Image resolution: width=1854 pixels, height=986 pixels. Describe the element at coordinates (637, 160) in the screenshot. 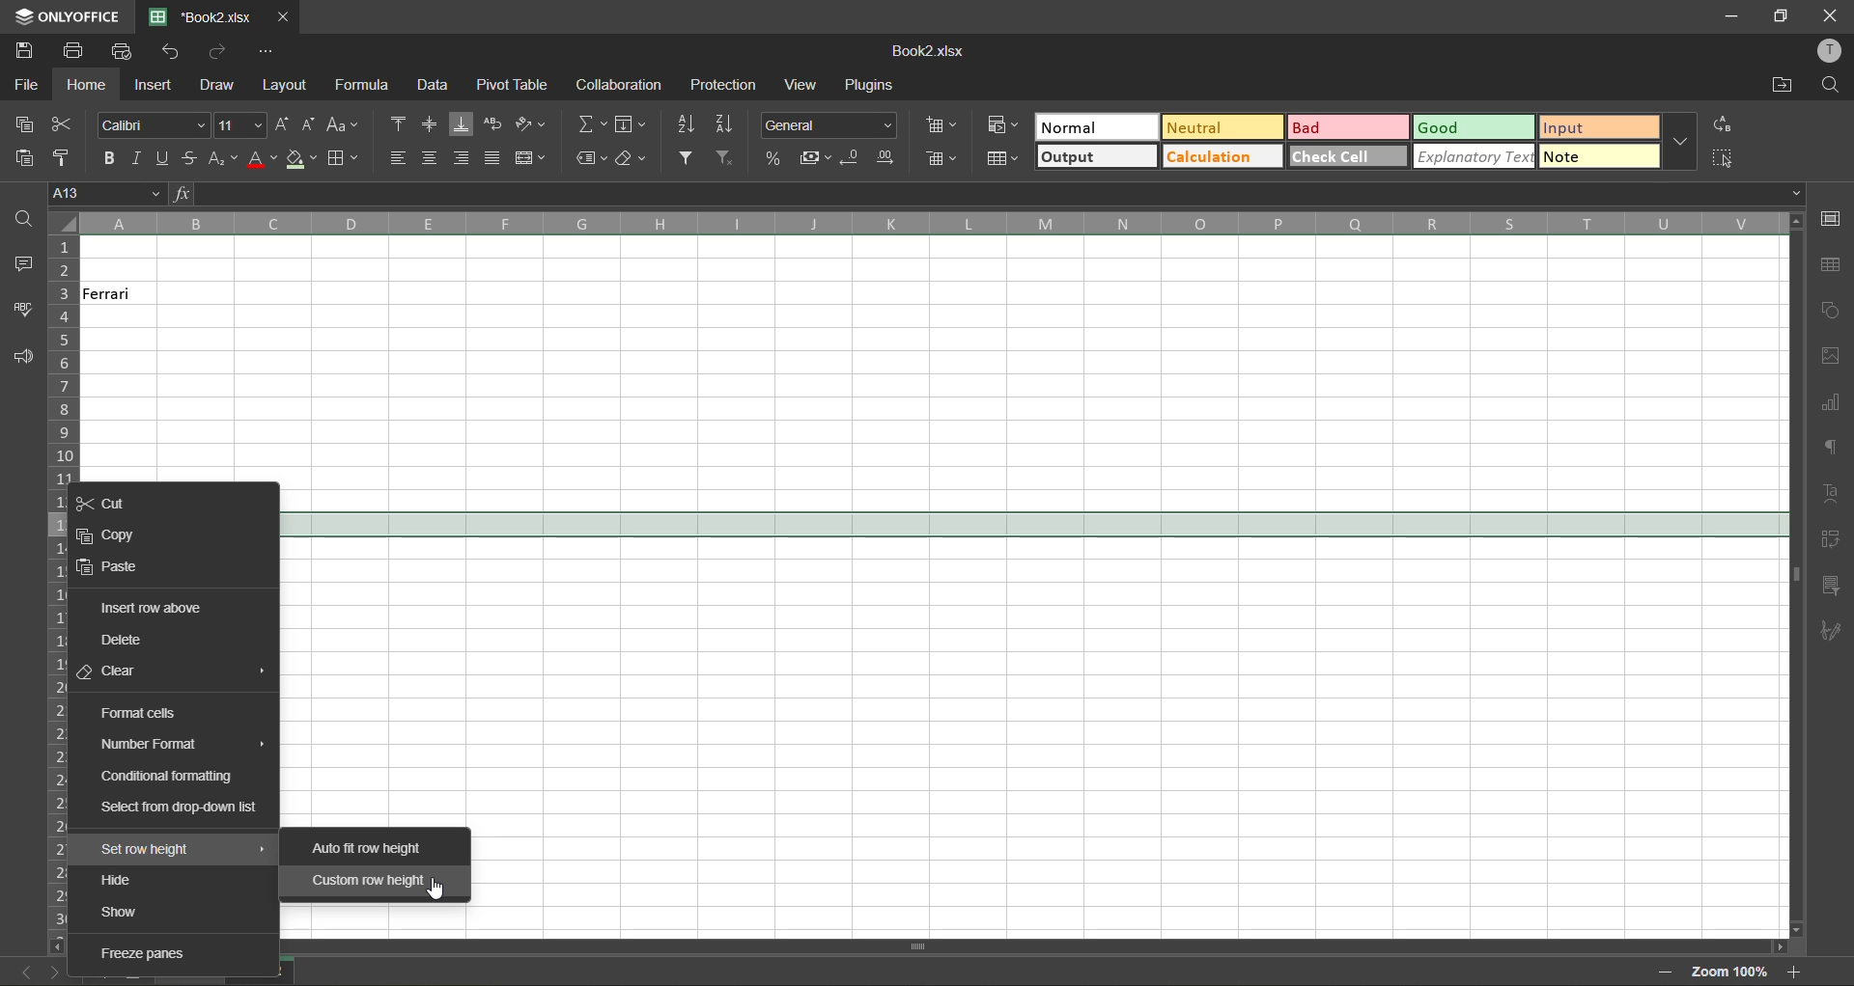

I see `clear` at that location.